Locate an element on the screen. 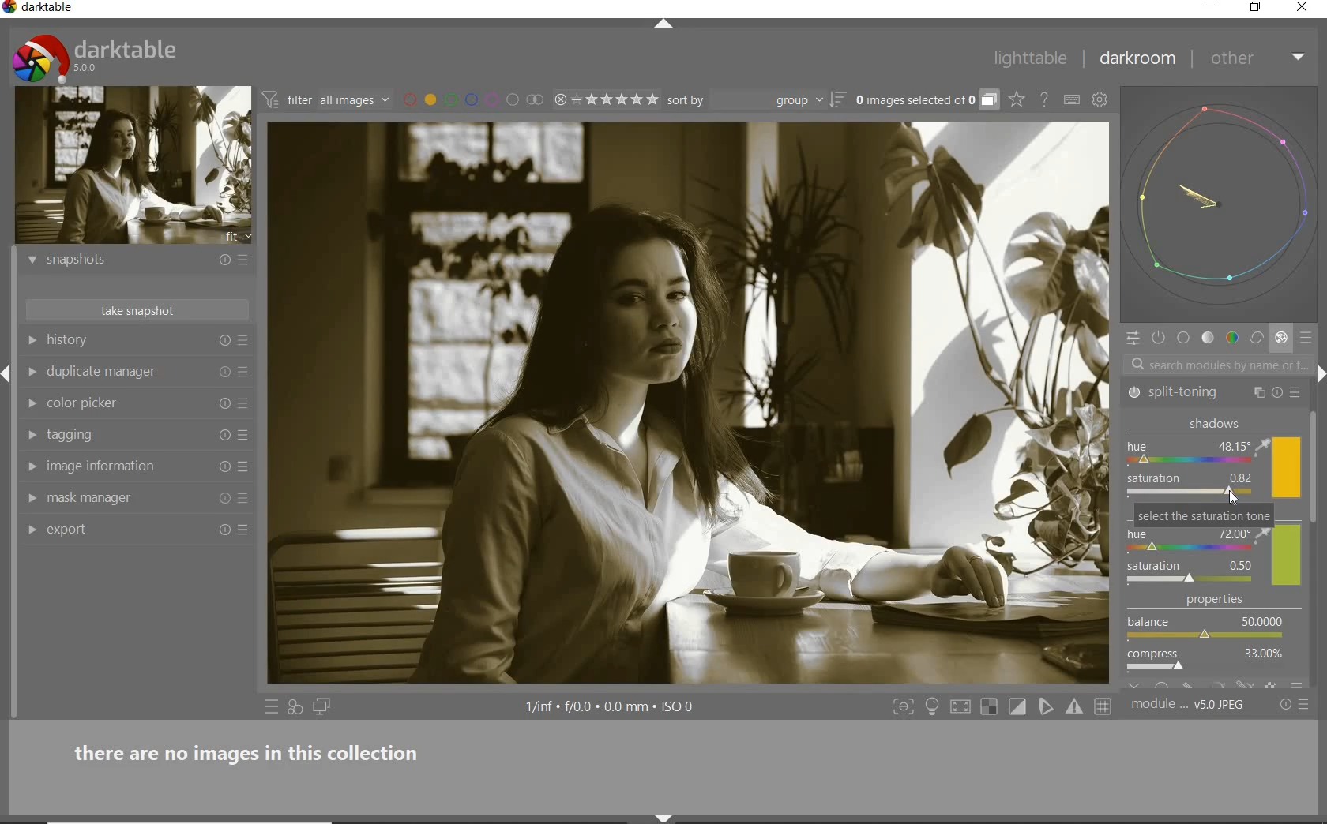 The width and height of the screenshot is (1327, 824). reset is located at coordinates (223, 532).